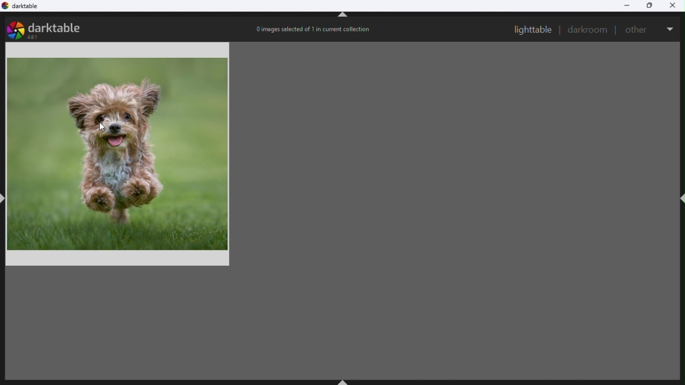  Describe the element at coordinates (650, 6) in the screenshot. I see `Restore` at that location.